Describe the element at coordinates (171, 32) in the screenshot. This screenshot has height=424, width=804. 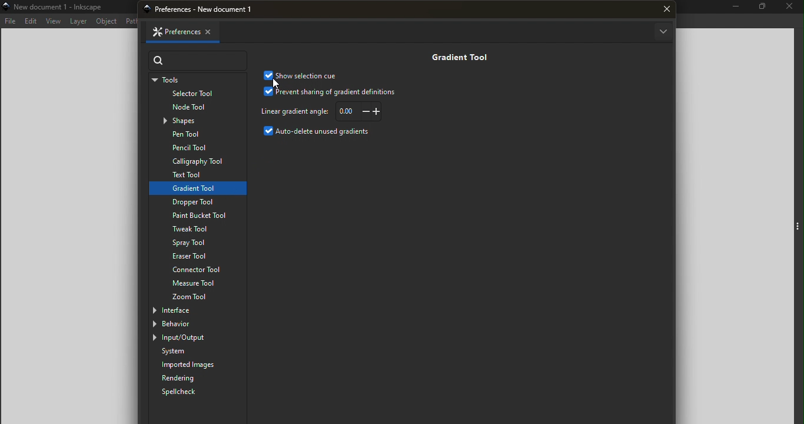
I see `Preferences` at that location.